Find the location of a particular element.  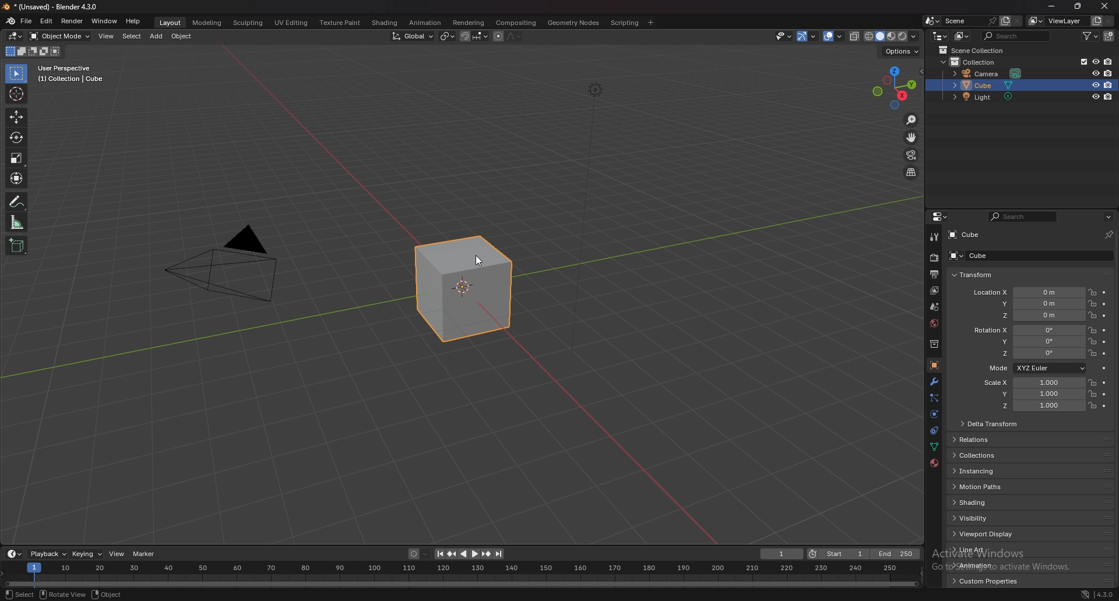

lock is located at coordinates (1092, 382).